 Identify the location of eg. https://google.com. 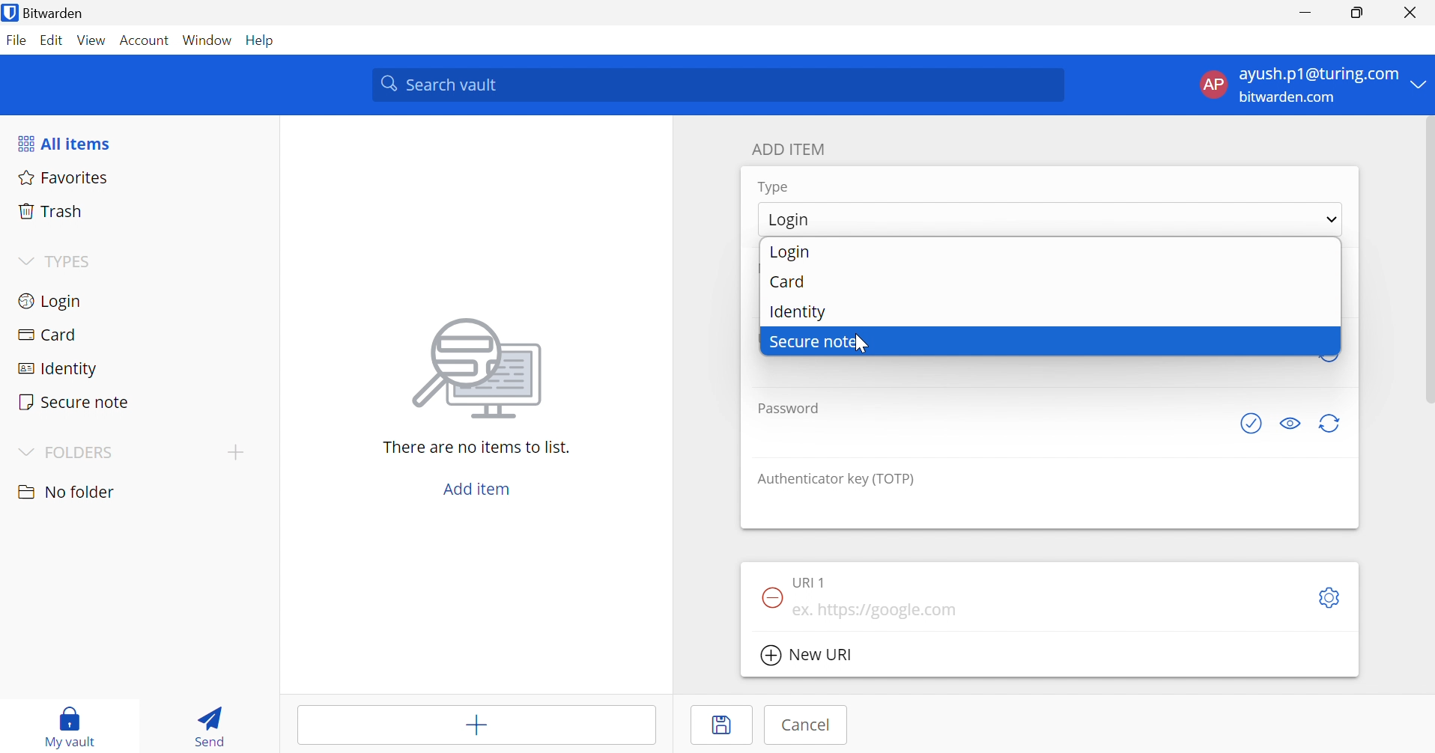
(880, 611).